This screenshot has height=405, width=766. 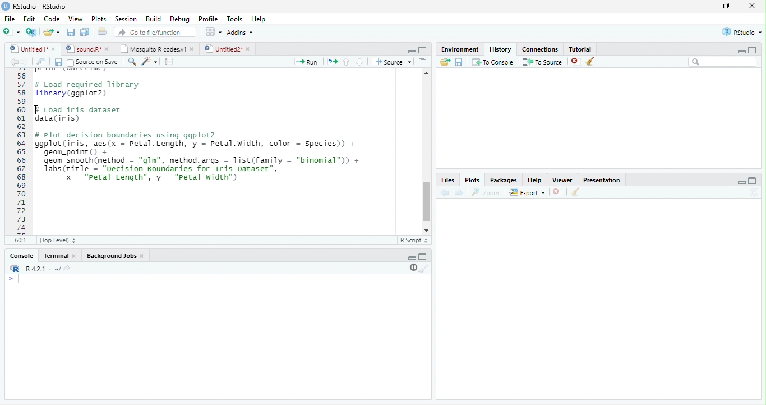 What do you see at coordinates (142, 256) in the screenshot?
I see `close` at bounding box center [142, 256].